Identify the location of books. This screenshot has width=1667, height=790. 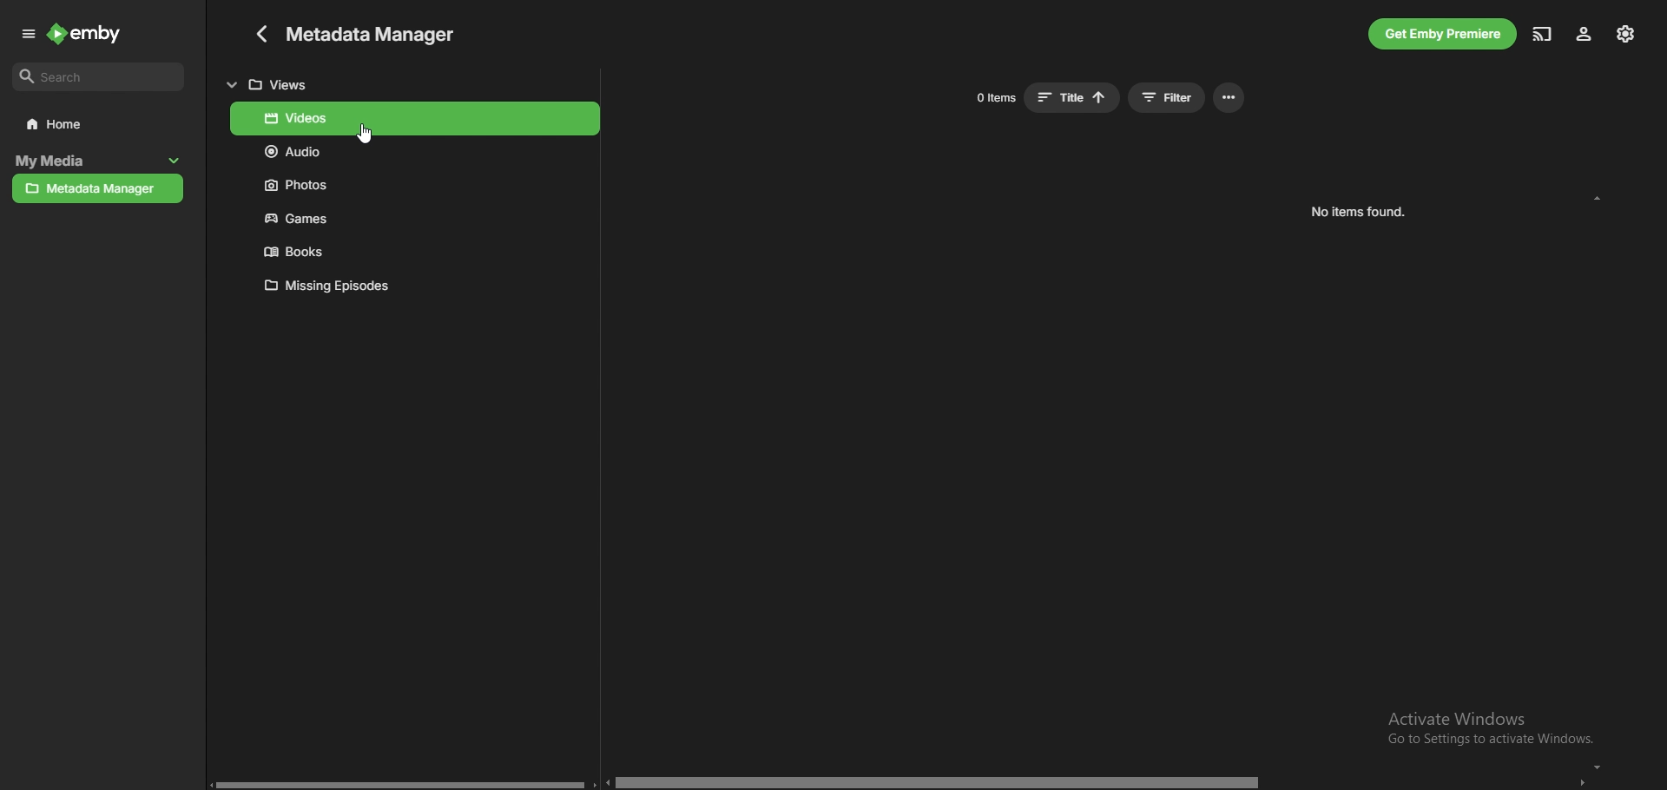
(409, 251).